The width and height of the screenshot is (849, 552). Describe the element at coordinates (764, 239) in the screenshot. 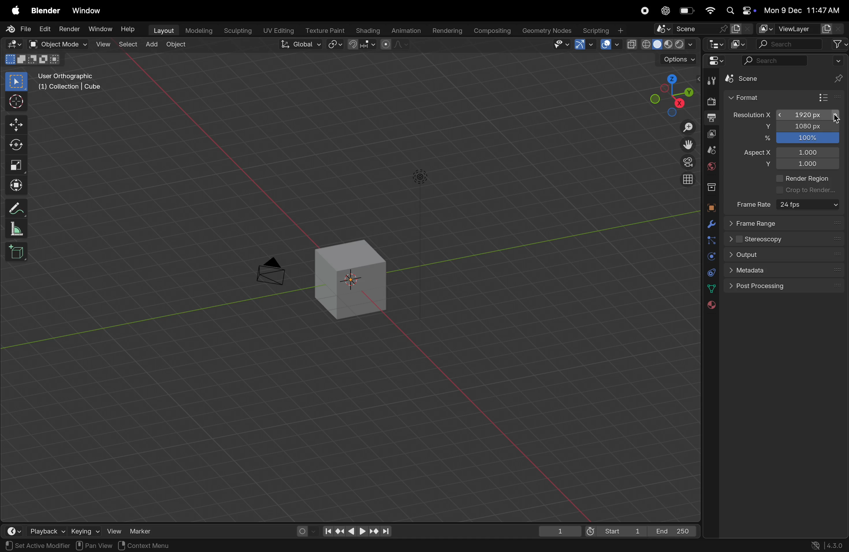

I see `sterescopy` at that location.